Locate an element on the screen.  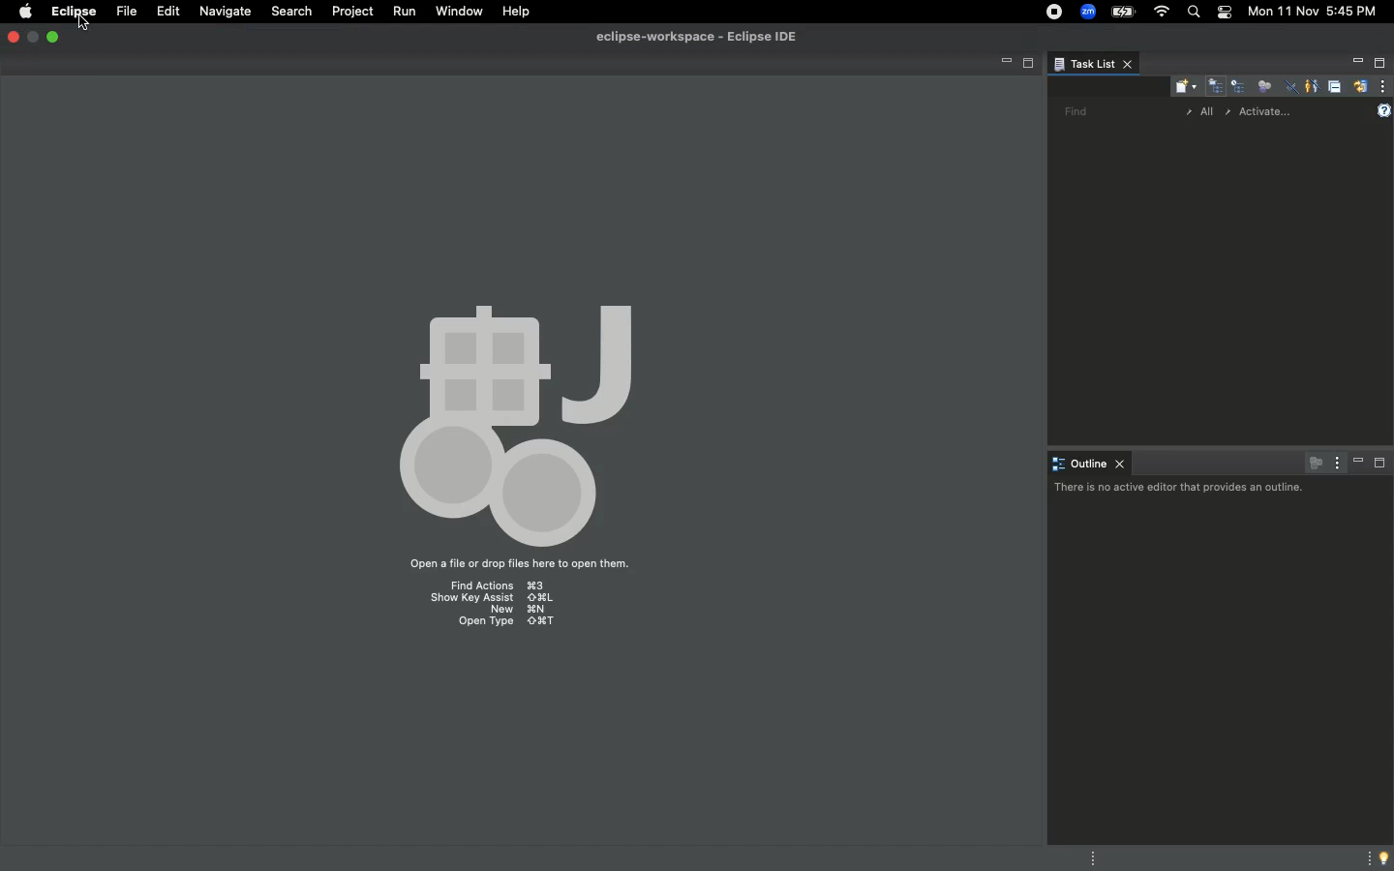
Maximize is located at coordinates (1029, 66).